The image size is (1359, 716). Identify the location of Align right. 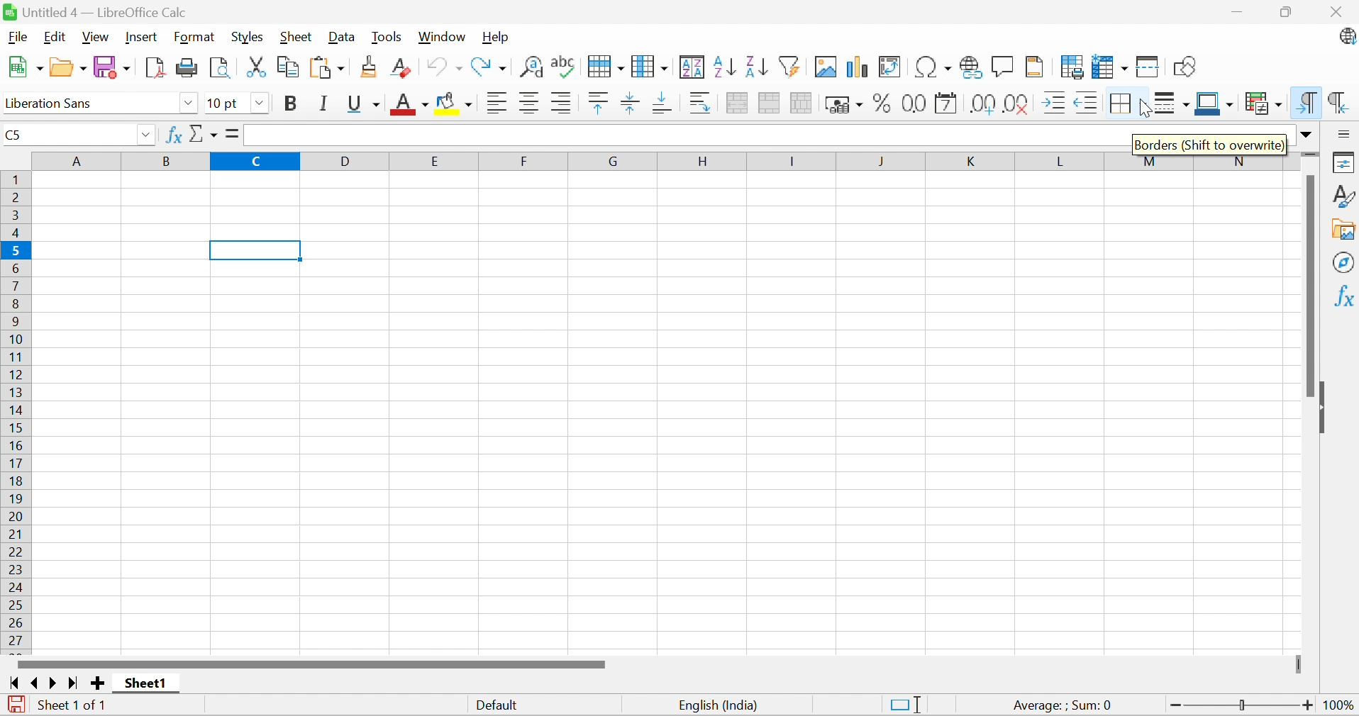
(562, 104).